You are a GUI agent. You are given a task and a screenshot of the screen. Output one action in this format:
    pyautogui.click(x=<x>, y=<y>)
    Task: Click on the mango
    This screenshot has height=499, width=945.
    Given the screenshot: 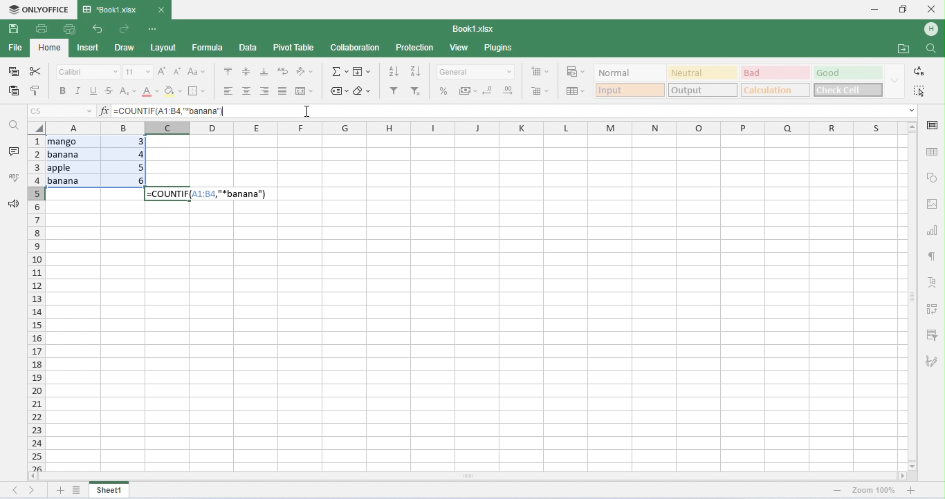 What is the action you would take?
    pyautogui.click(x=73, y=142)
    